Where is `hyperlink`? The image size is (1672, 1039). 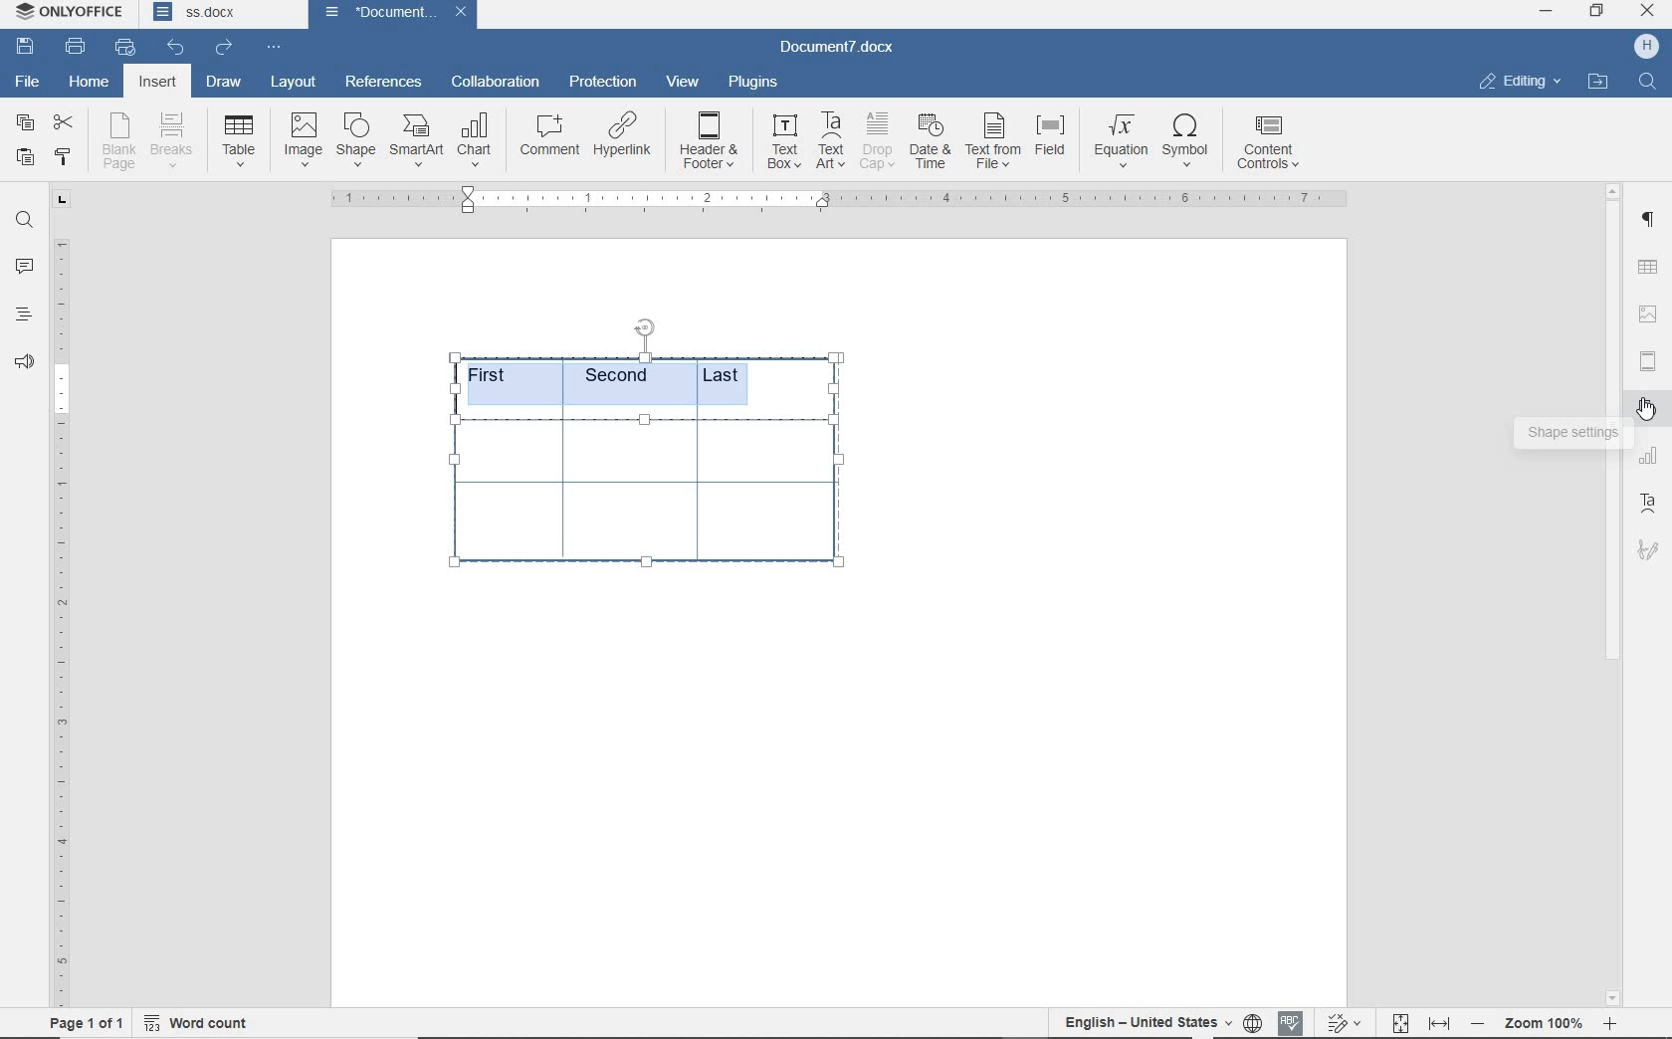
hyperlink is located at coordinates (625, 138).